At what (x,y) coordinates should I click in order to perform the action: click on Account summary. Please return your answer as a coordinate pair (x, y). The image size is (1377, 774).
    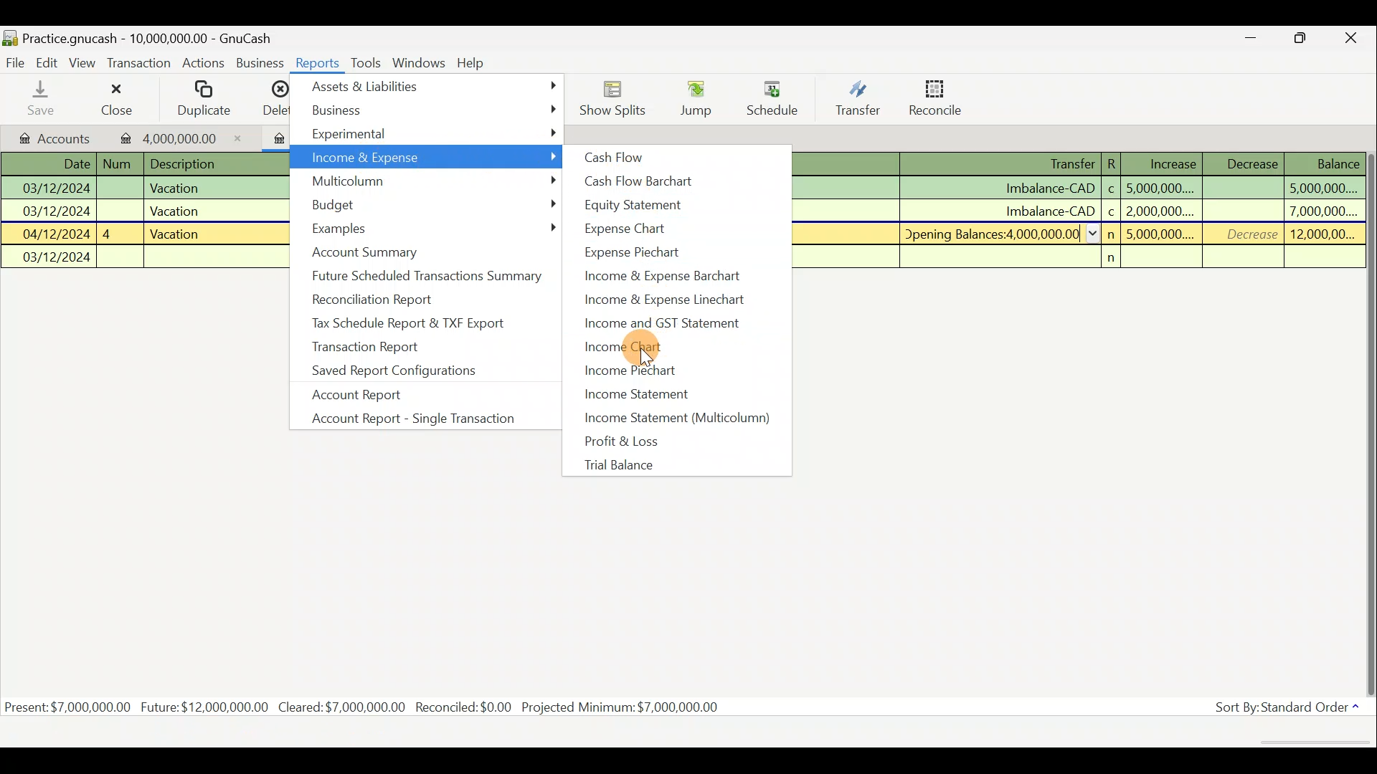
    Looking at the image, I should click on (369, 252).